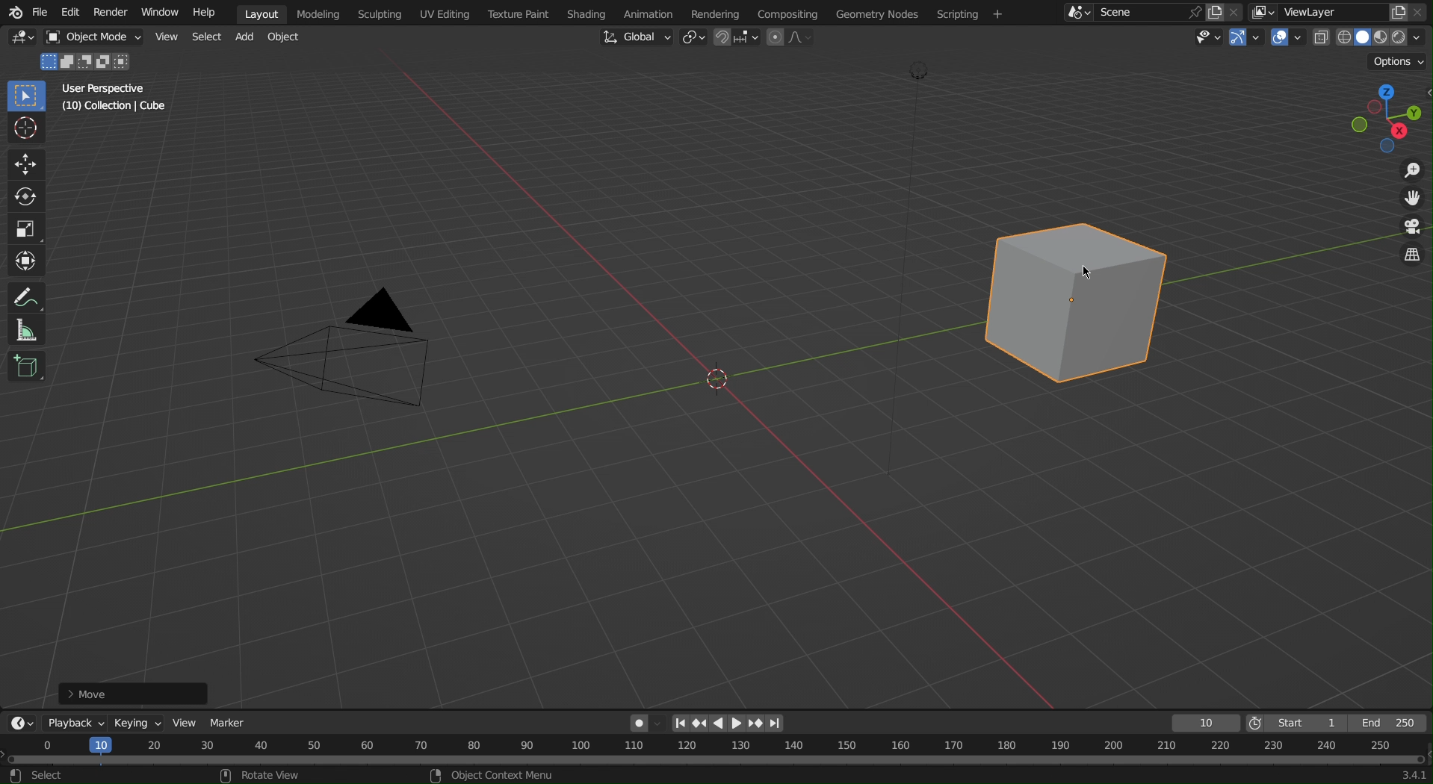  Describe the element at coordinates (1244, 37) in the screenshot. I see `Show Gizmo` at that location.